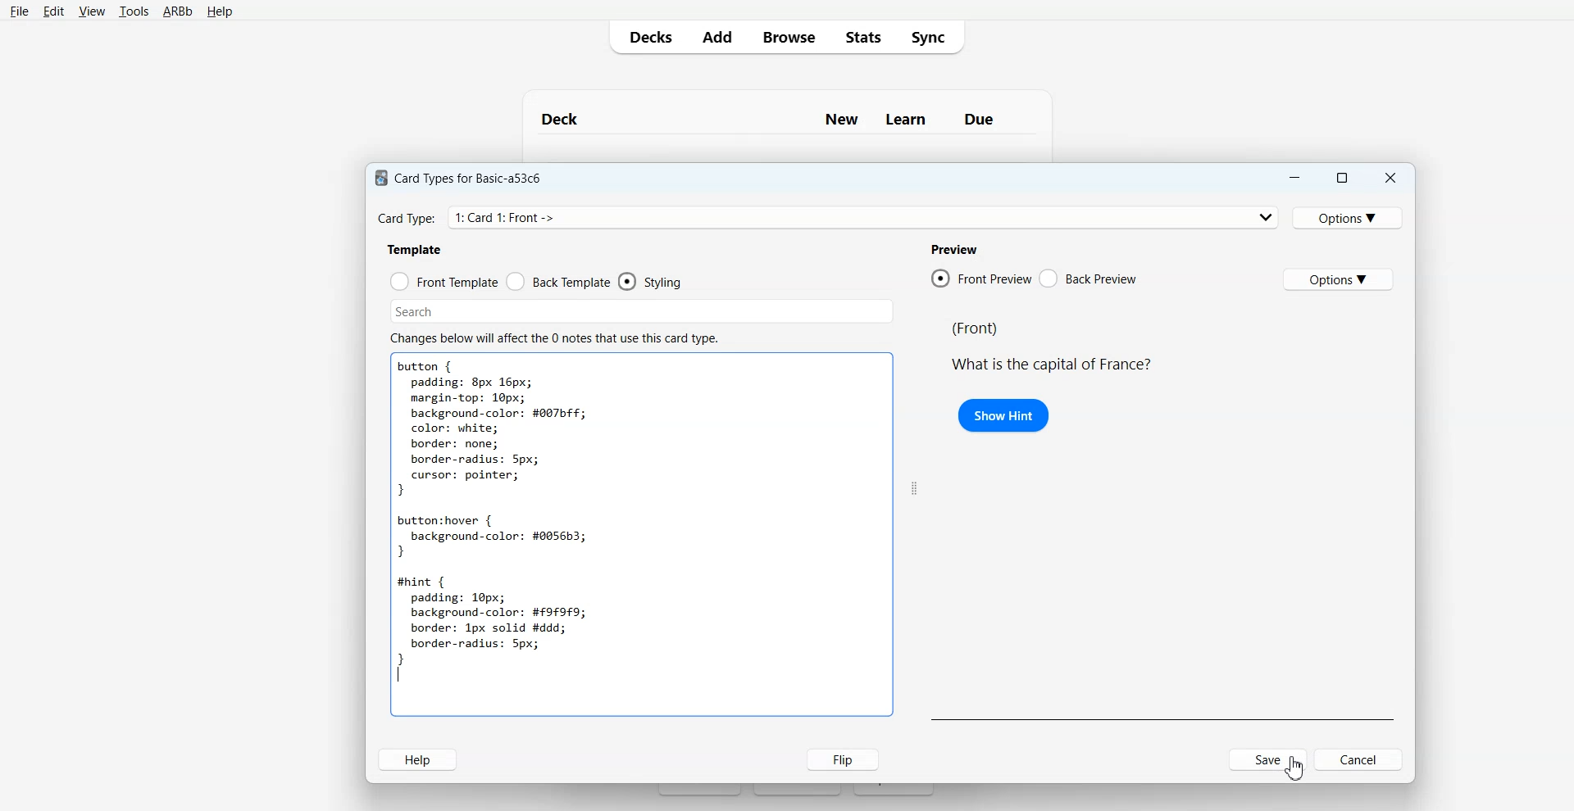 This screenshot has height=811, width=1574. What do you see at coordinates (829, 217) in the screenshot?
I see `Card Type` at bounding box center [829, 217].